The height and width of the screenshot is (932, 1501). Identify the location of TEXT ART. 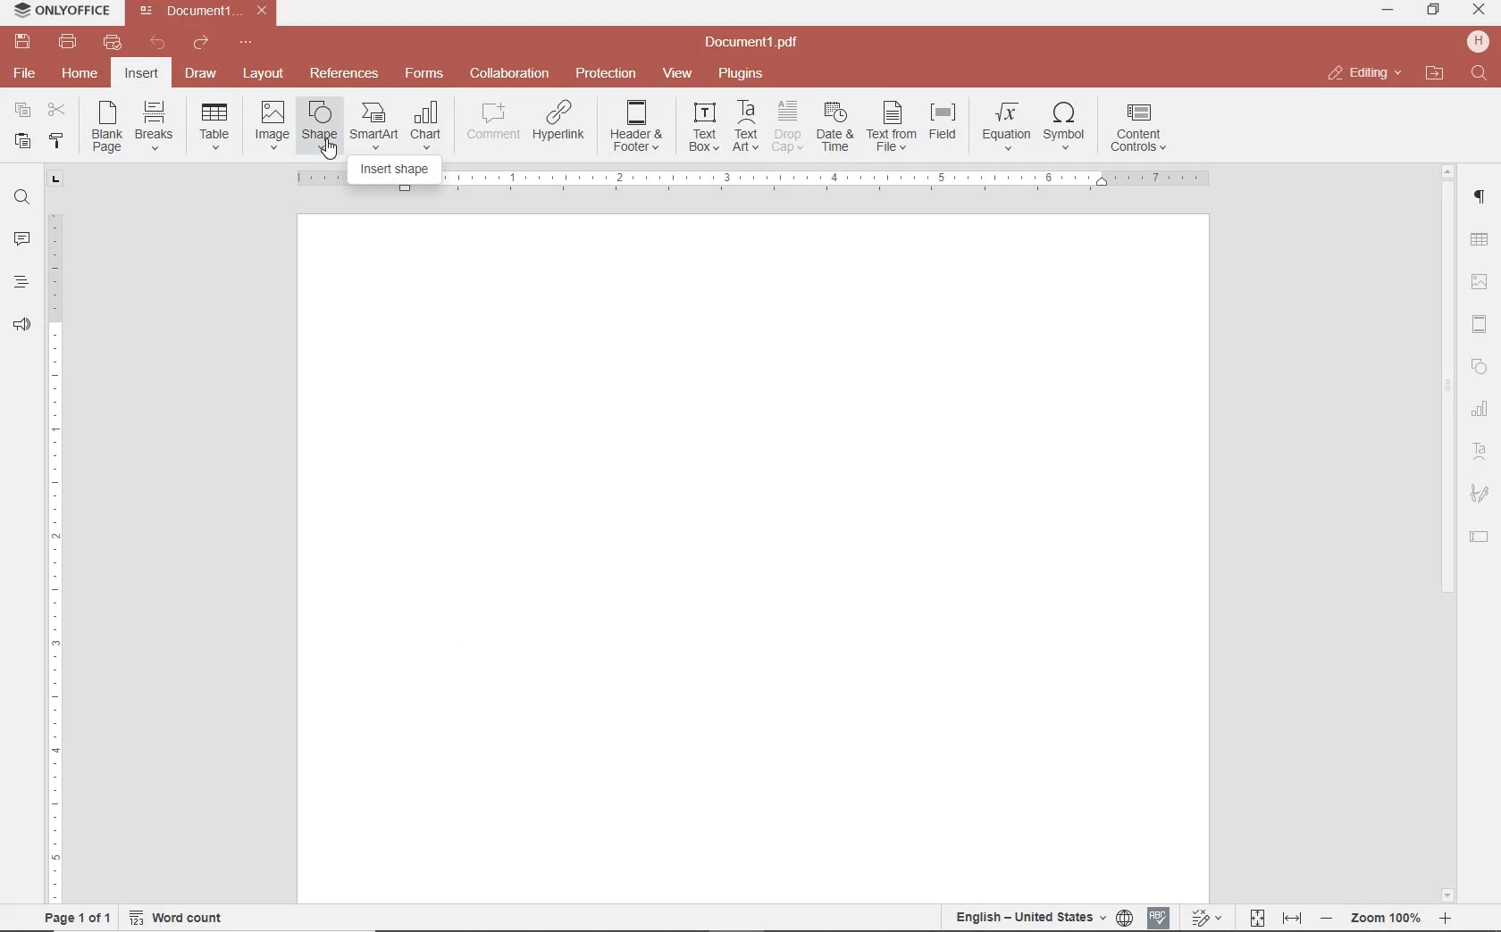
(1480, 454).